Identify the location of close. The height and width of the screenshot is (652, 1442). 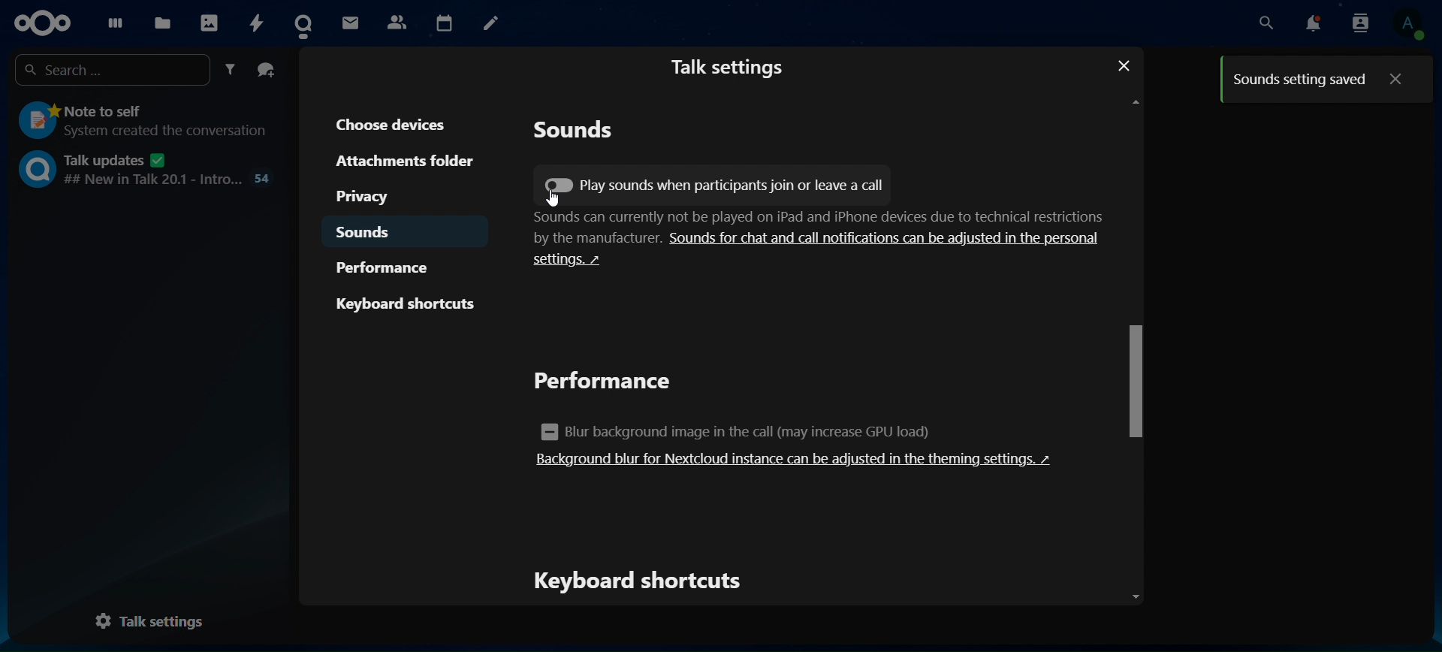
(1395, 80).